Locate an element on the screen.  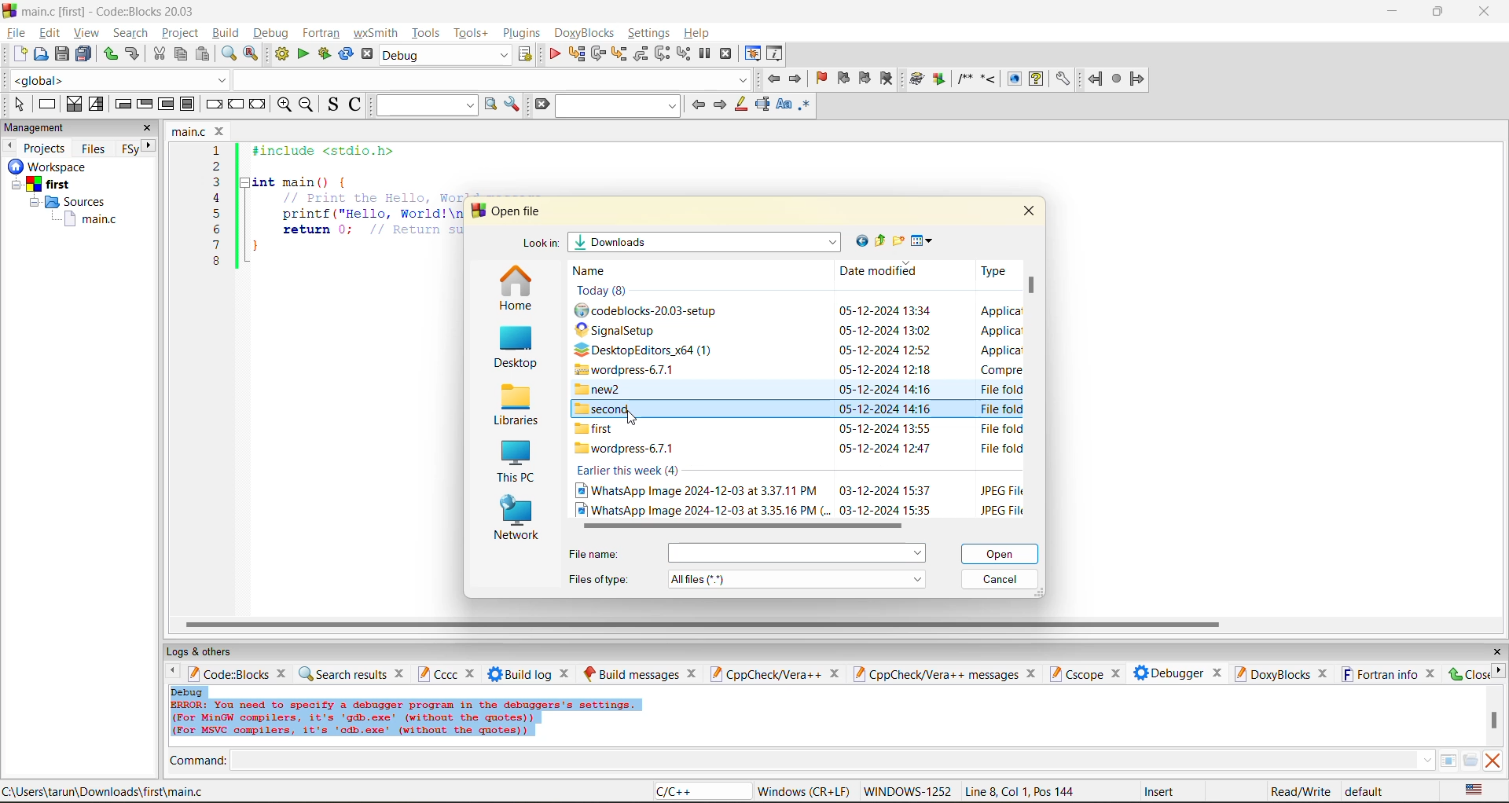
comment is located at coordinates (964, 79).